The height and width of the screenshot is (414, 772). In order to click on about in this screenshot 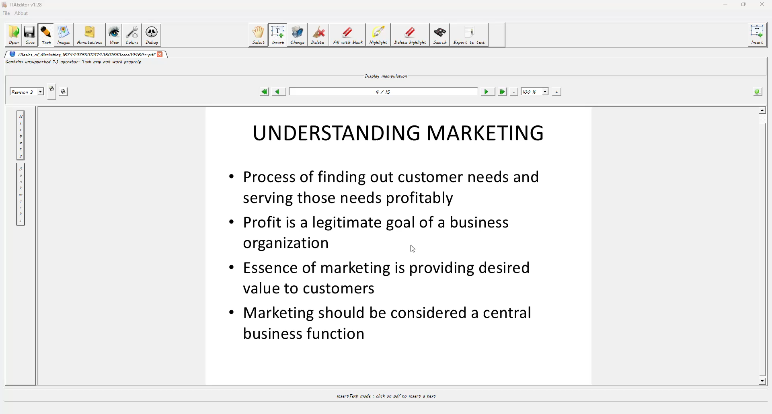, I will do `click(23, 13)`.